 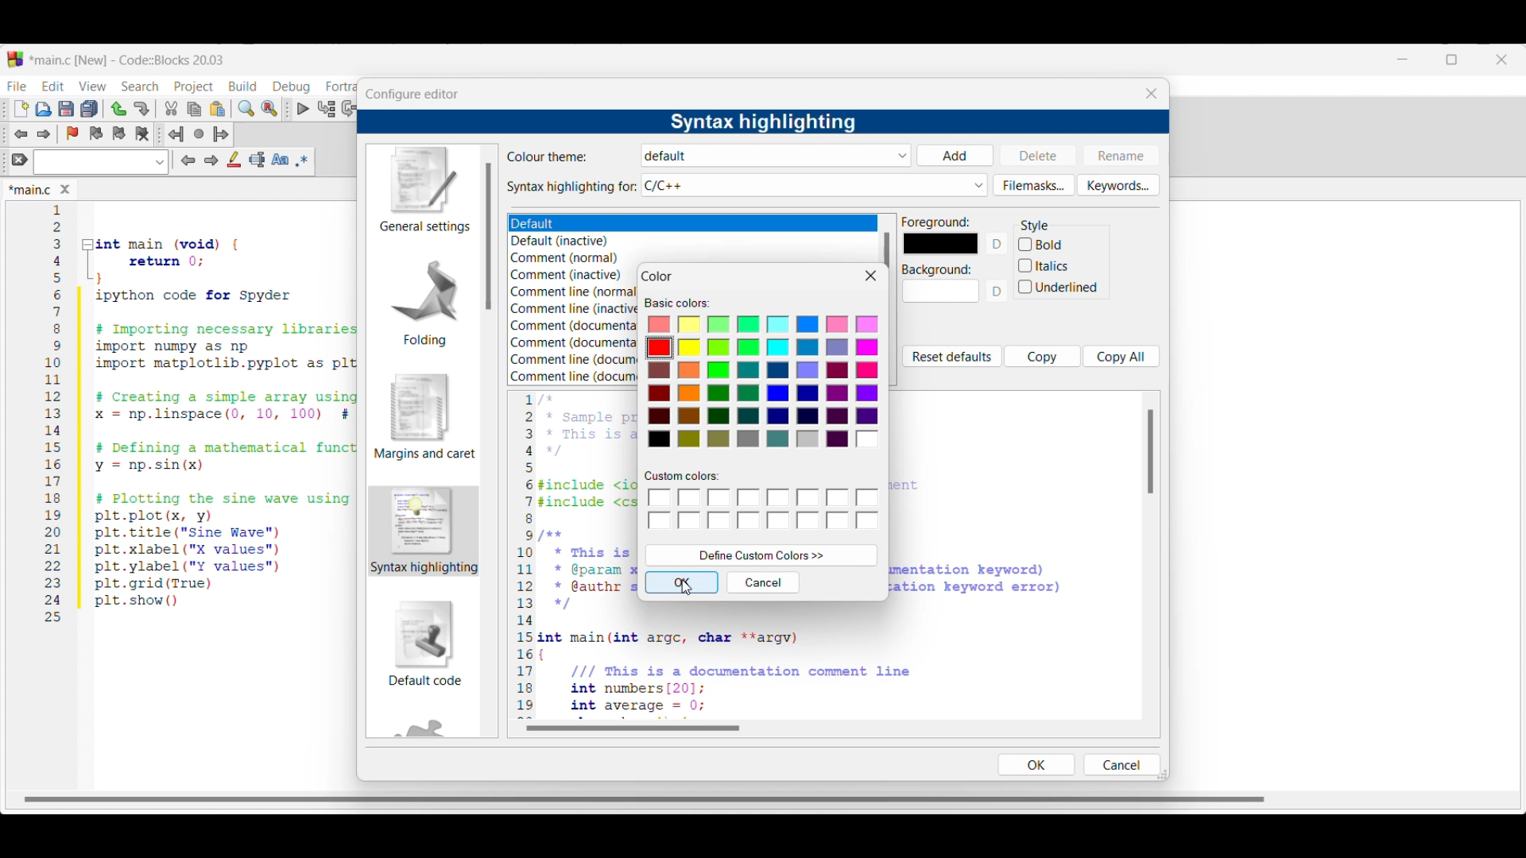 What do you see at coordinates (951, 357) in the screenshot?
I see `Reset defaults` at bounding box center [951, 357].